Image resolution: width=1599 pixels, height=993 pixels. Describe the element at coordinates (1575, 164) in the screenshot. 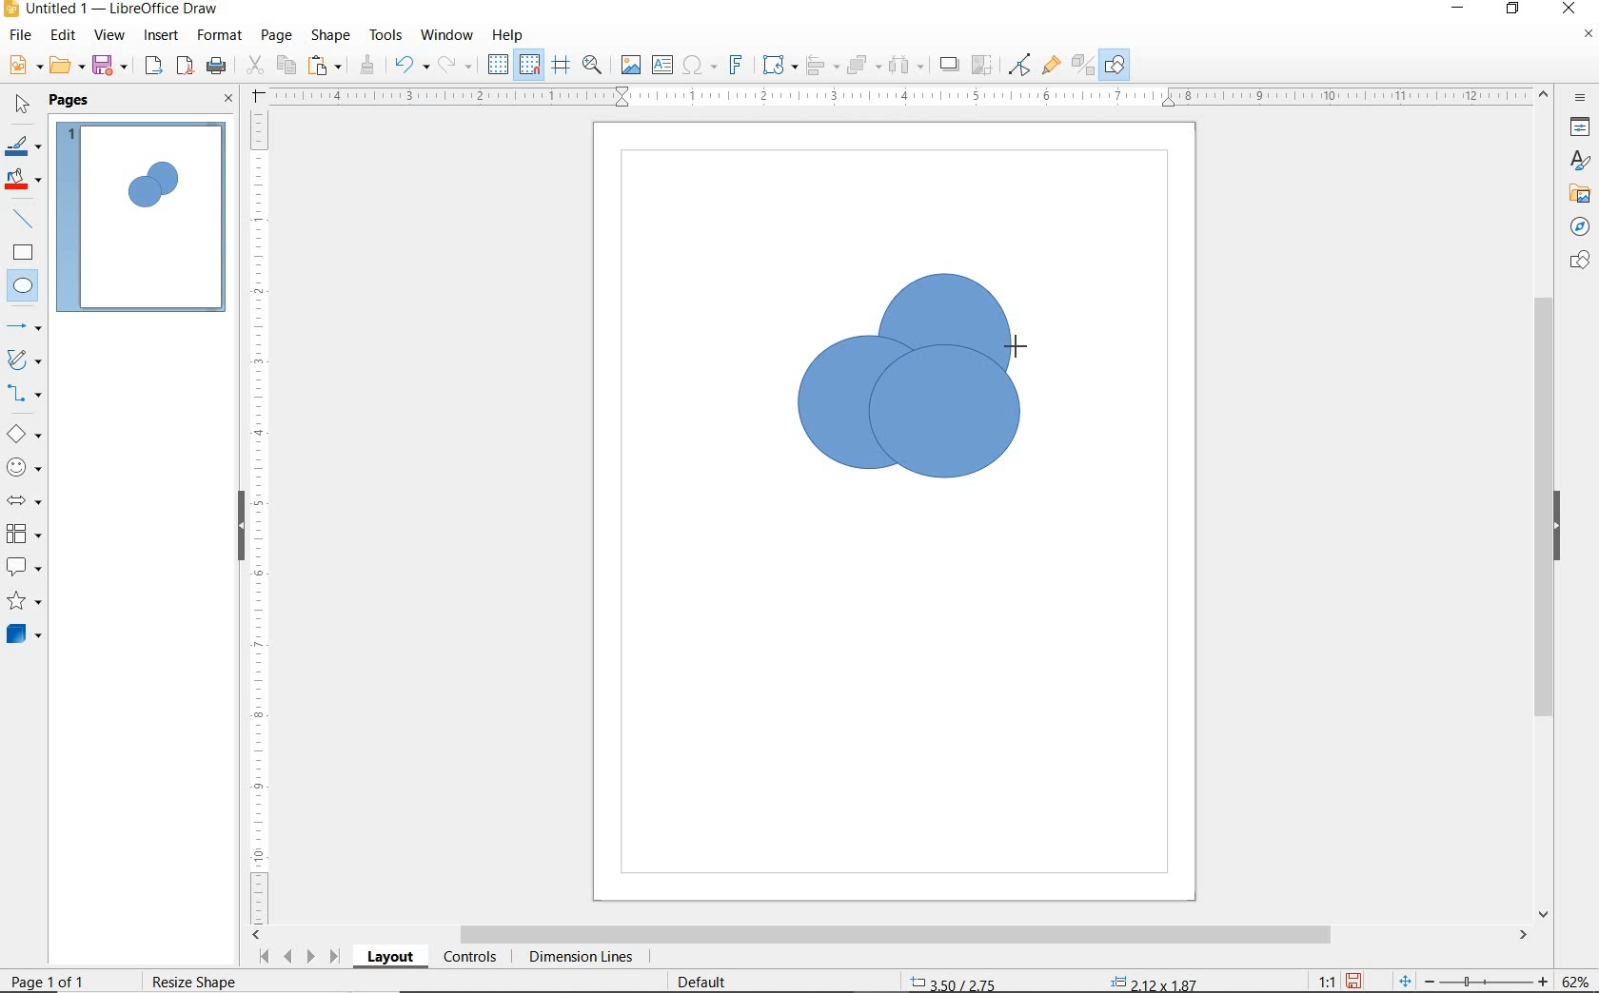

I see `STYLES` at that location.